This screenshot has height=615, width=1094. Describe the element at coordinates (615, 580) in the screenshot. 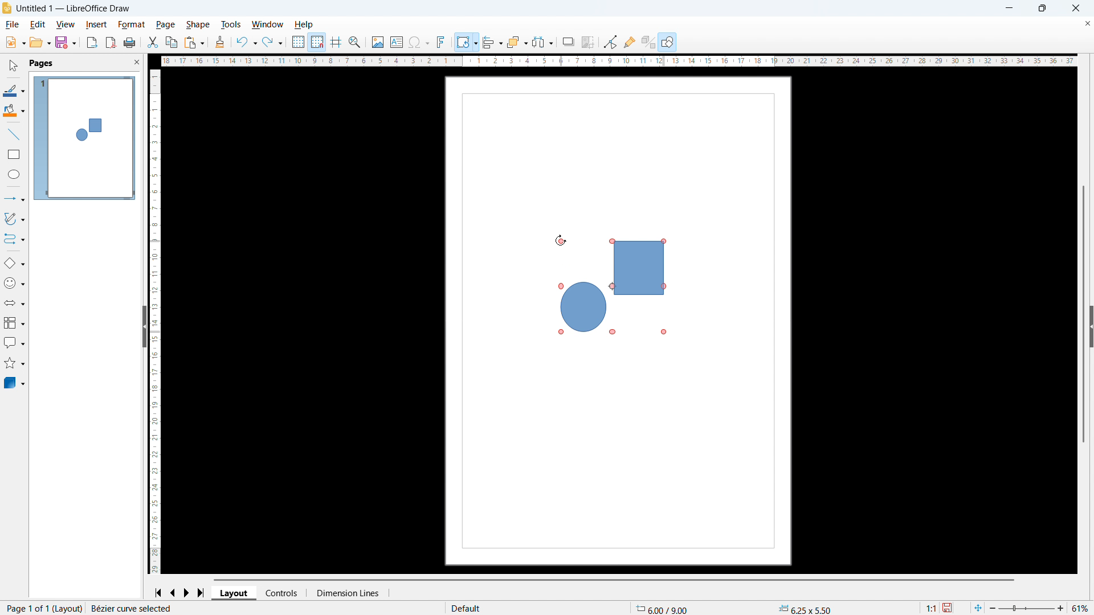

I see `Horizontal scroll bar ` at that location.